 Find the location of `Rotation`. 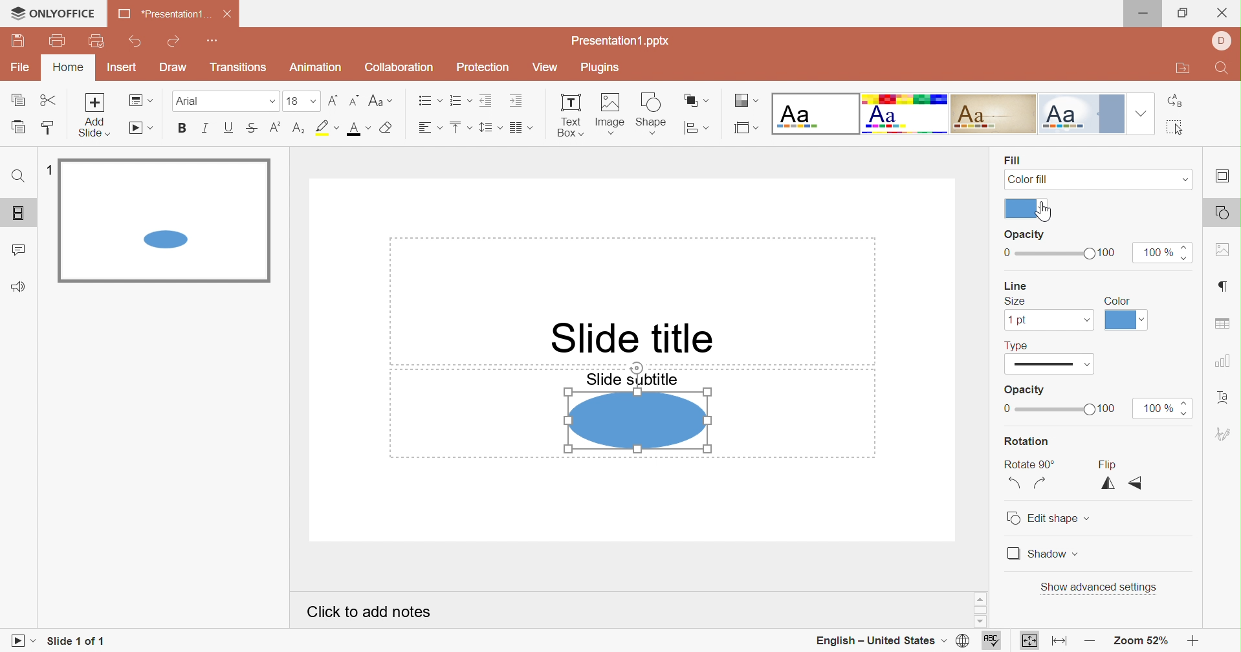

Rotation is located at coordinates (1027, 441).